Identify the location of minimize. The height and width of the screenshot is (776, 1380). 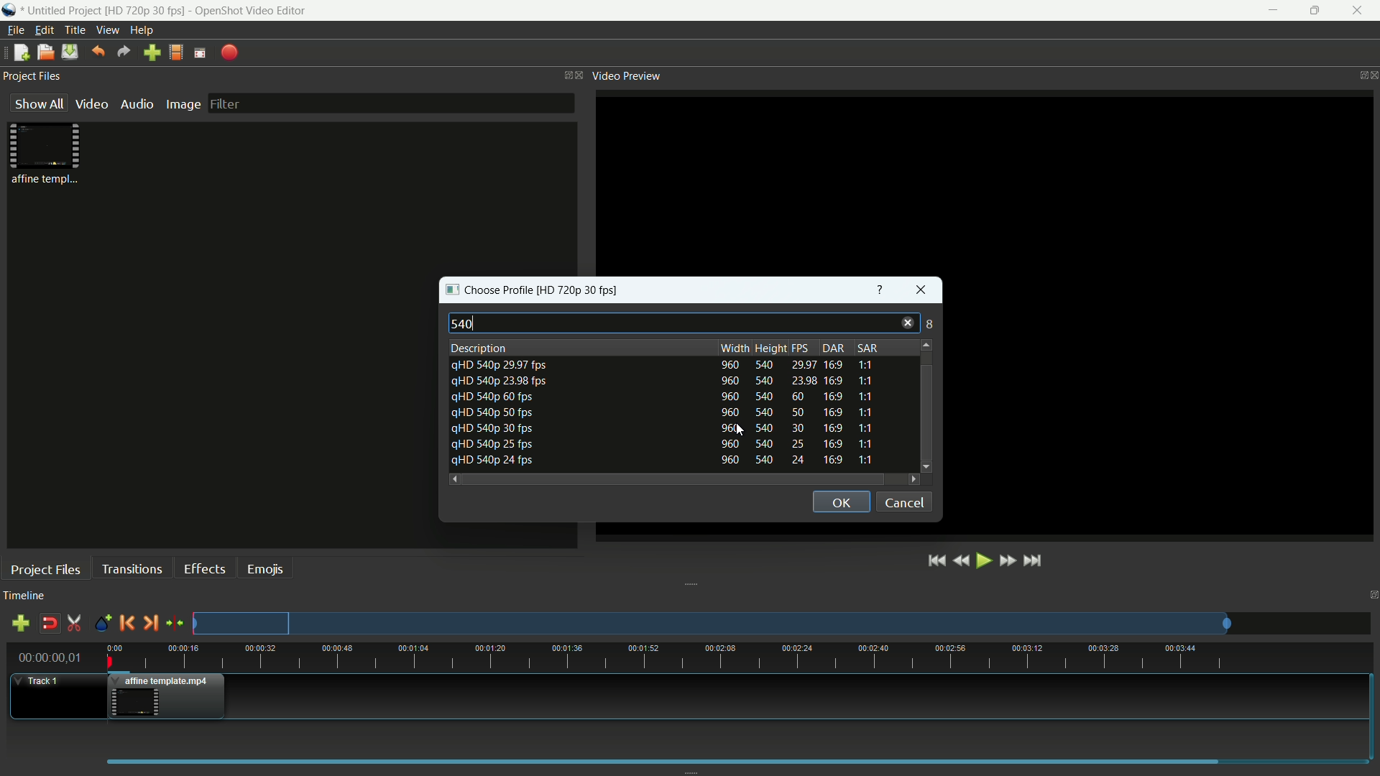
(1271, 10).